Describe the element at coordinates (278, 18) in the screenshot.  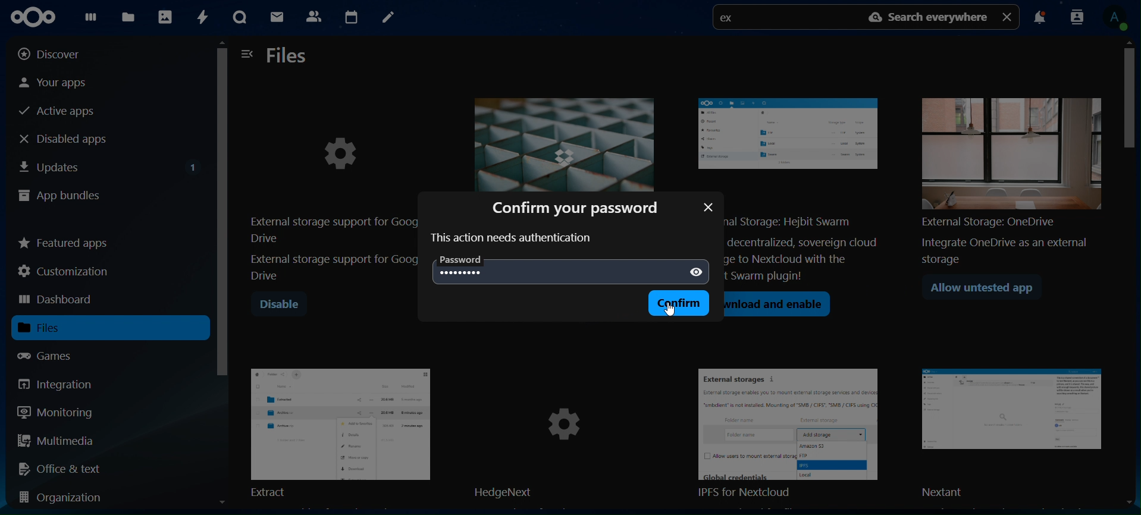
I see `mail` at that location.